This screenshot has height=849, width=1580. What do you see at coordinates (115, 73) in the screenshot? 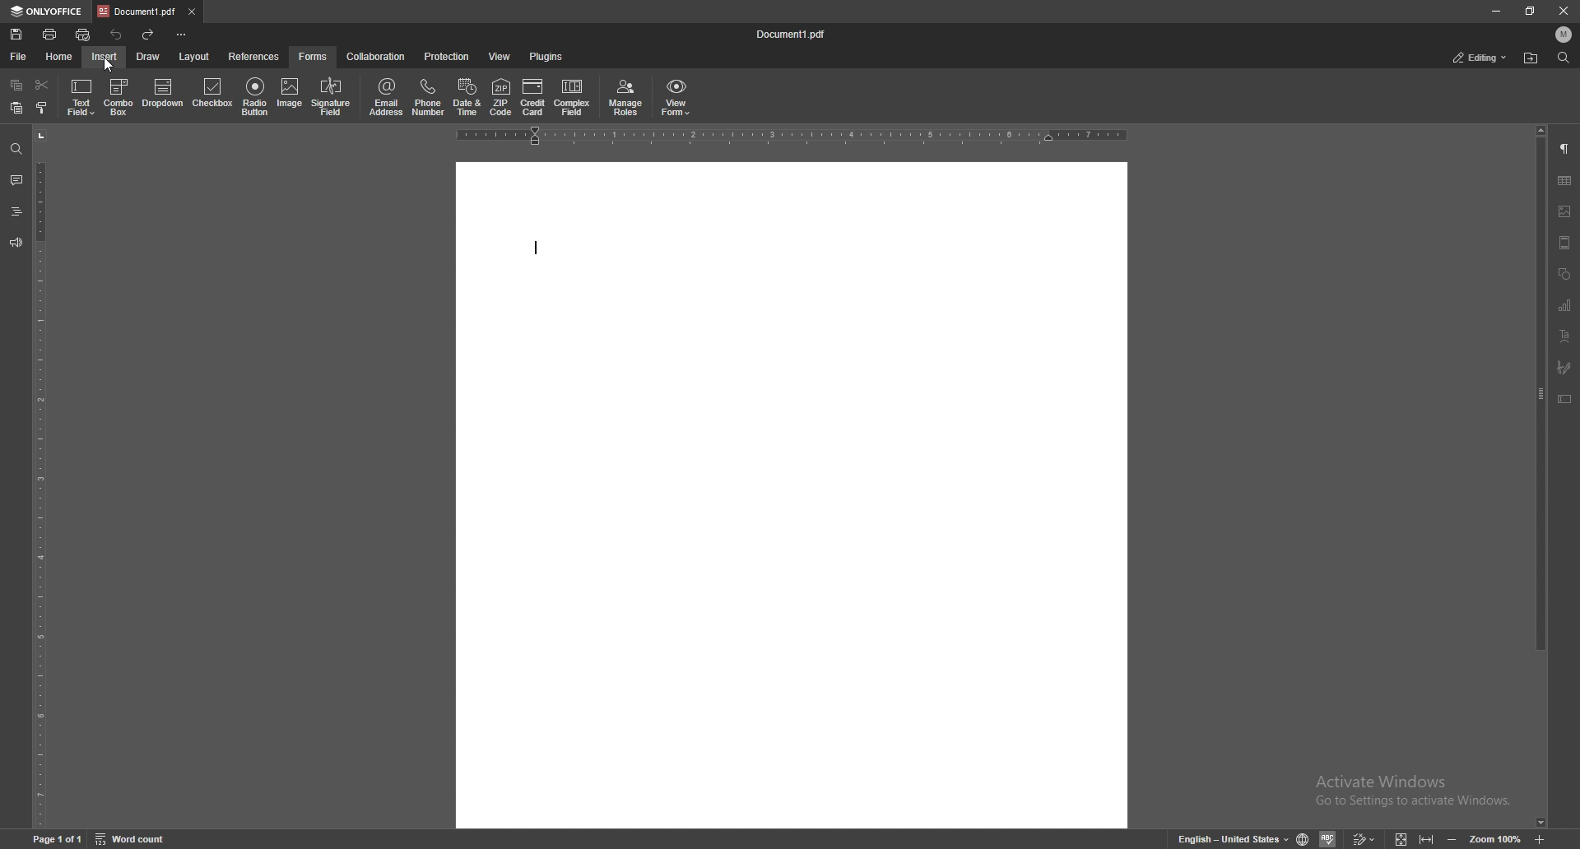
I see `cursor` at bounding box center [115, 73].